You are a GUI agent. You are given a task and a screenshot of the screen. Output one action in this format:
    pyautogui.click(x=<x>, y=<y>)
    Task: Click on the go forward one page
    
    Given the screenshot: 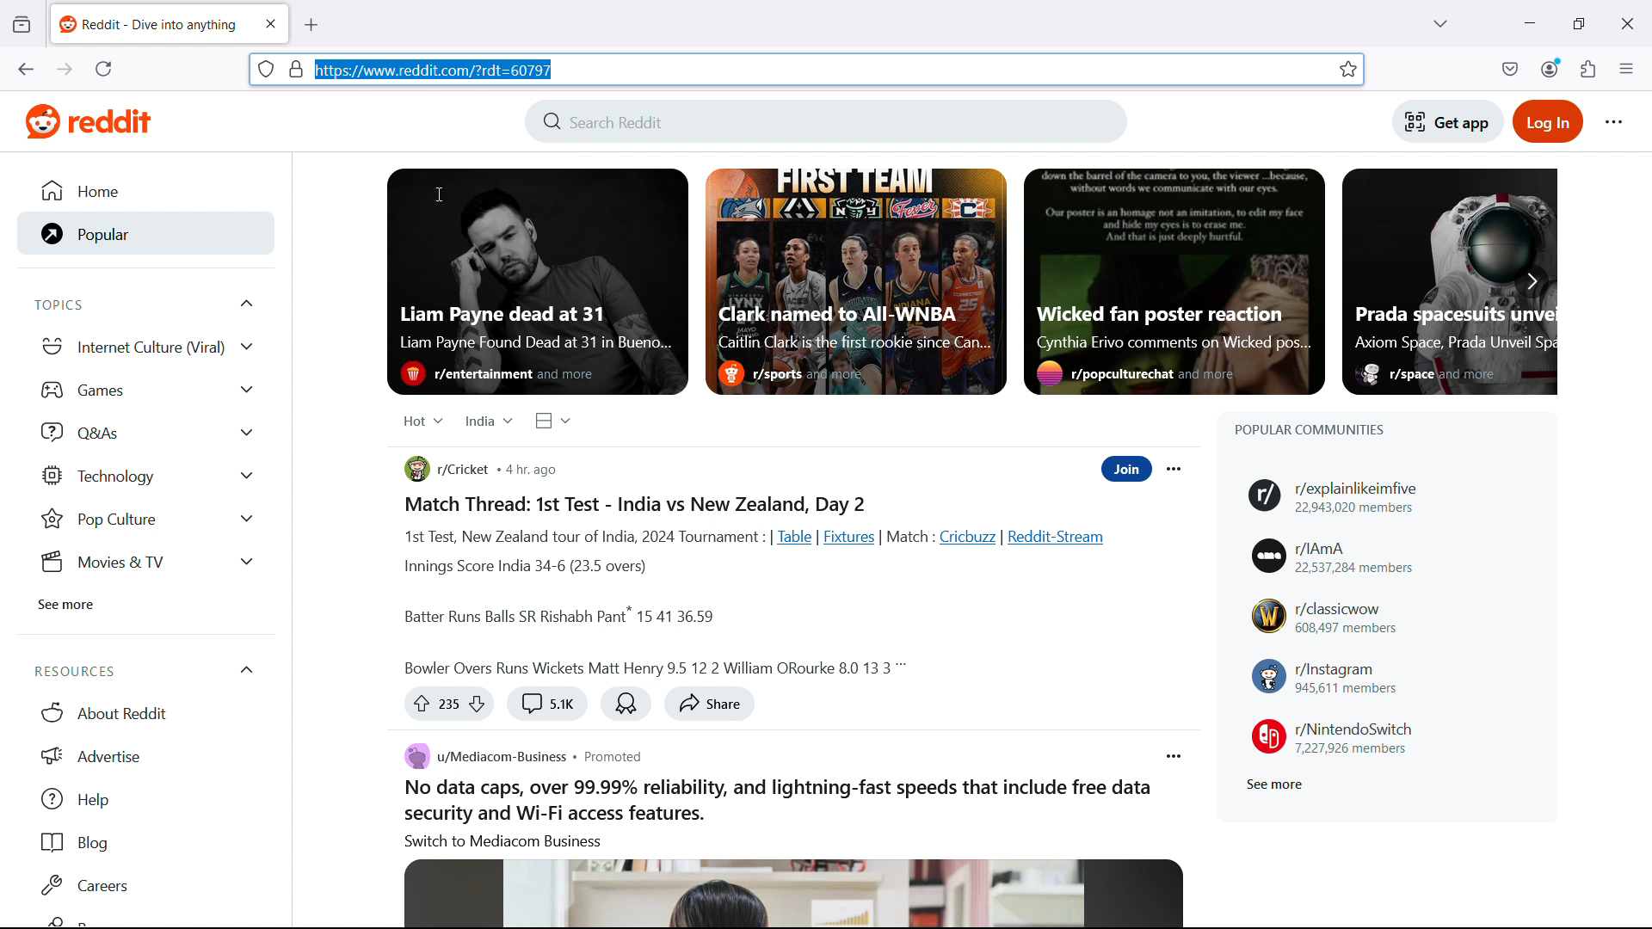 What is the action you would take?
    pyautogui.click(x=65, y=68)
    